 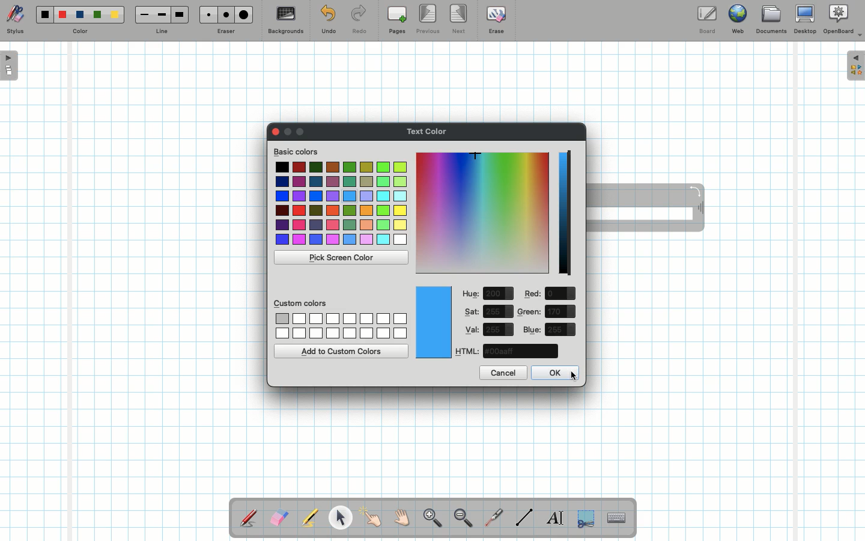 What do you see at coordinates (468, 351) in the screenshot?
I see `HTML` at bounding box center [468, 351].